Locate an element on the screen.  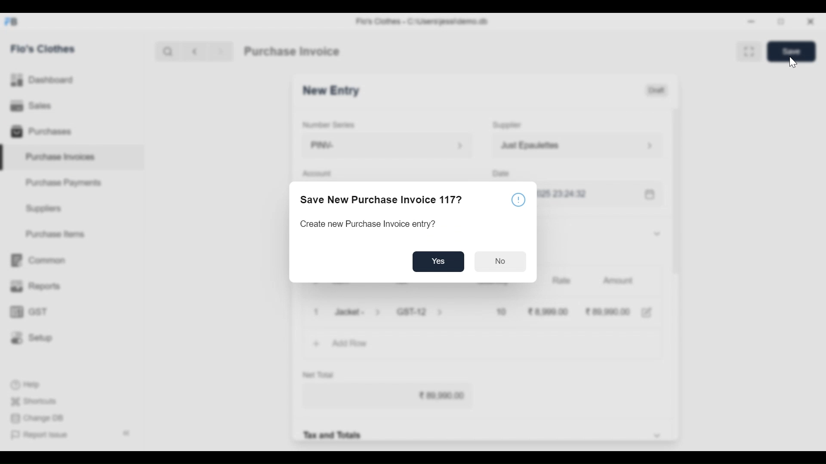
information is located at coordinates (520, 199).